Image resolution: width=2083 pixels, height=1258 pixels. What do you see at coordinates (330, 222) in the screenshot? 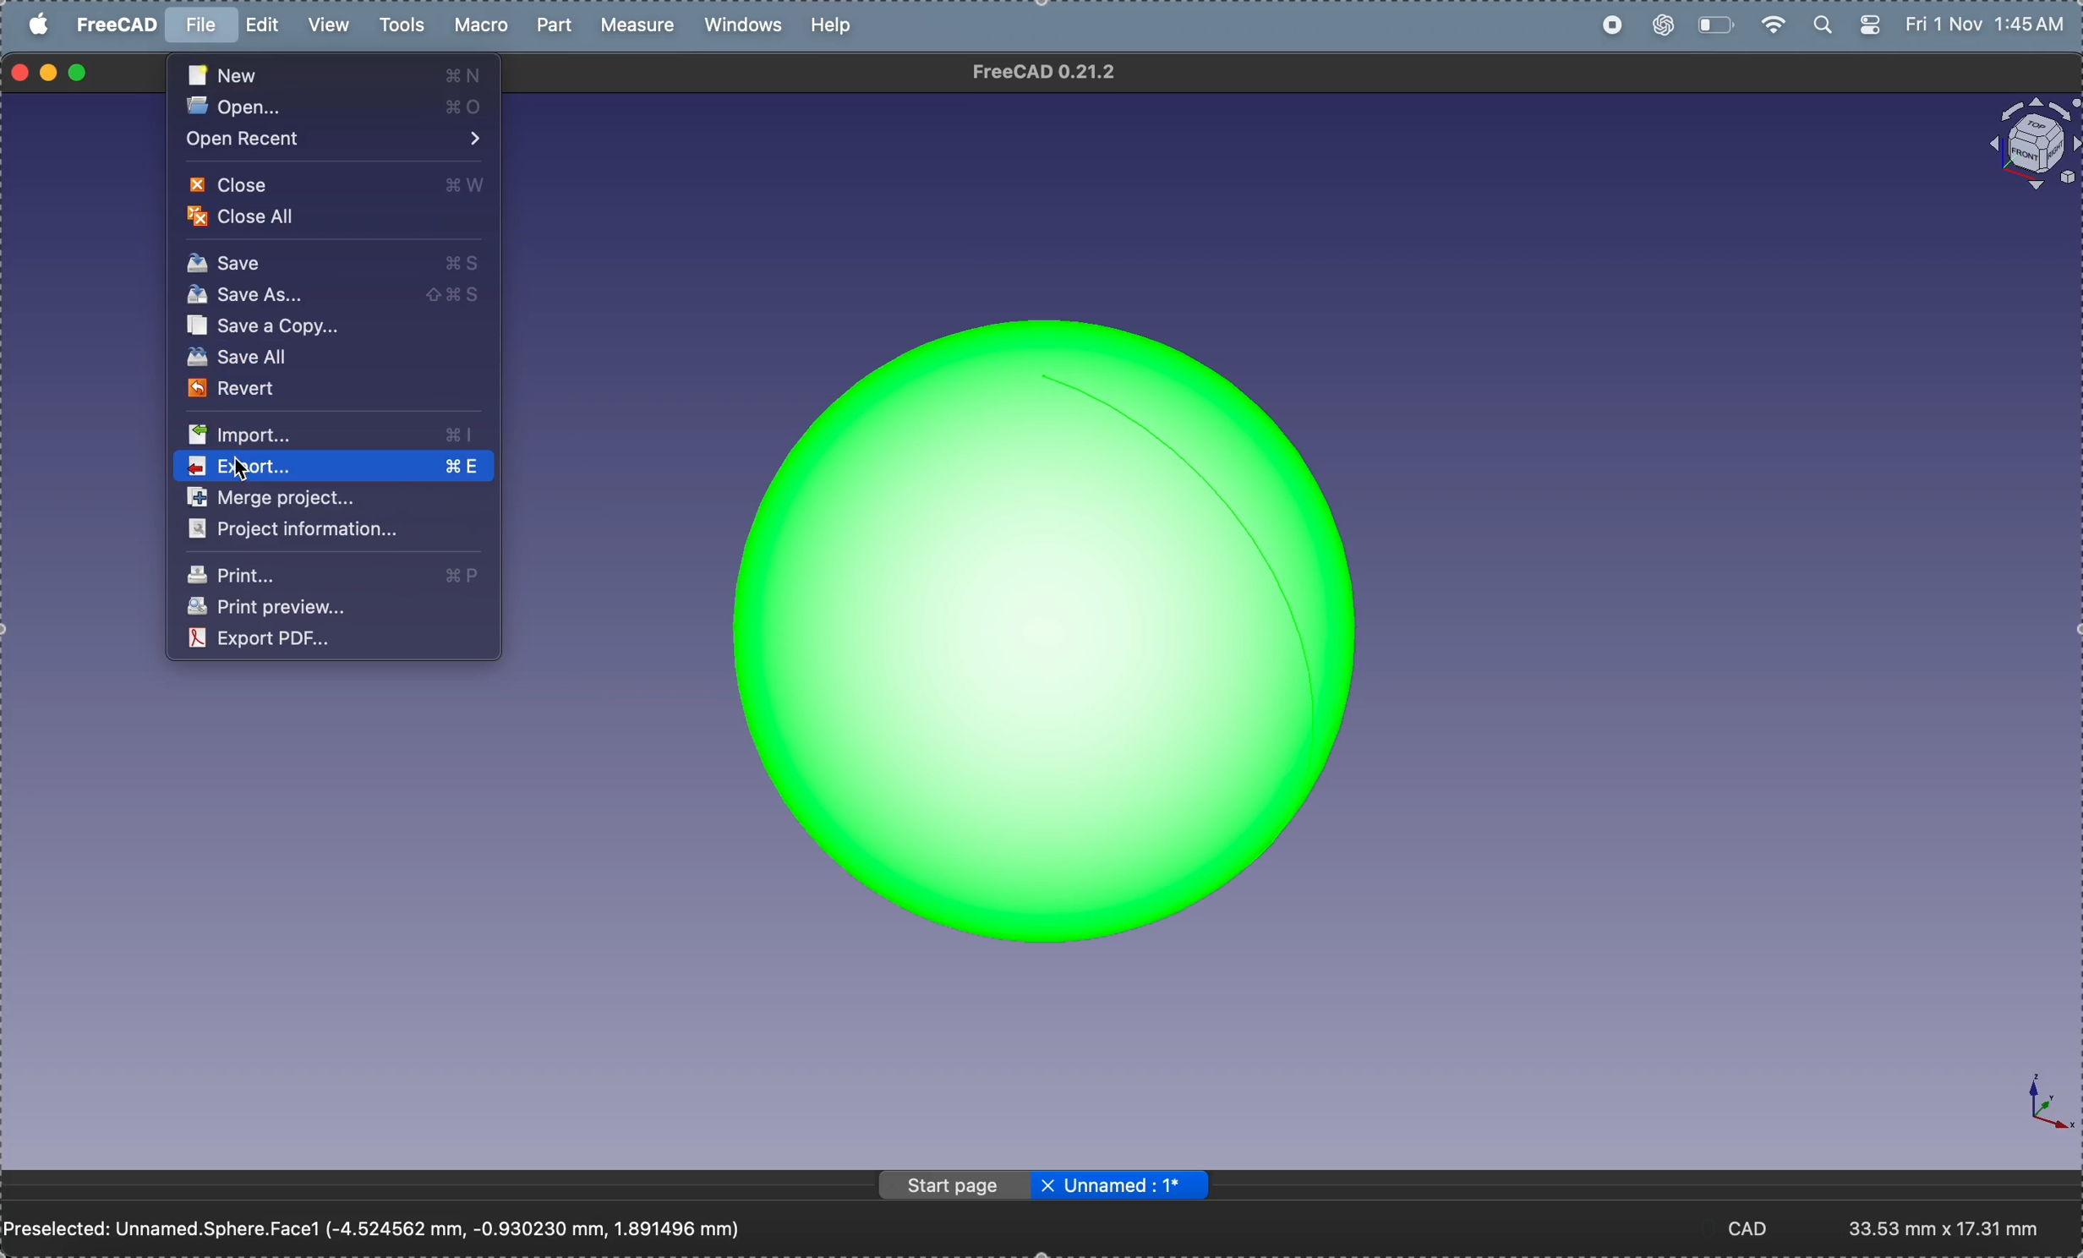
I see `close all` at bounding box center [330, 222].